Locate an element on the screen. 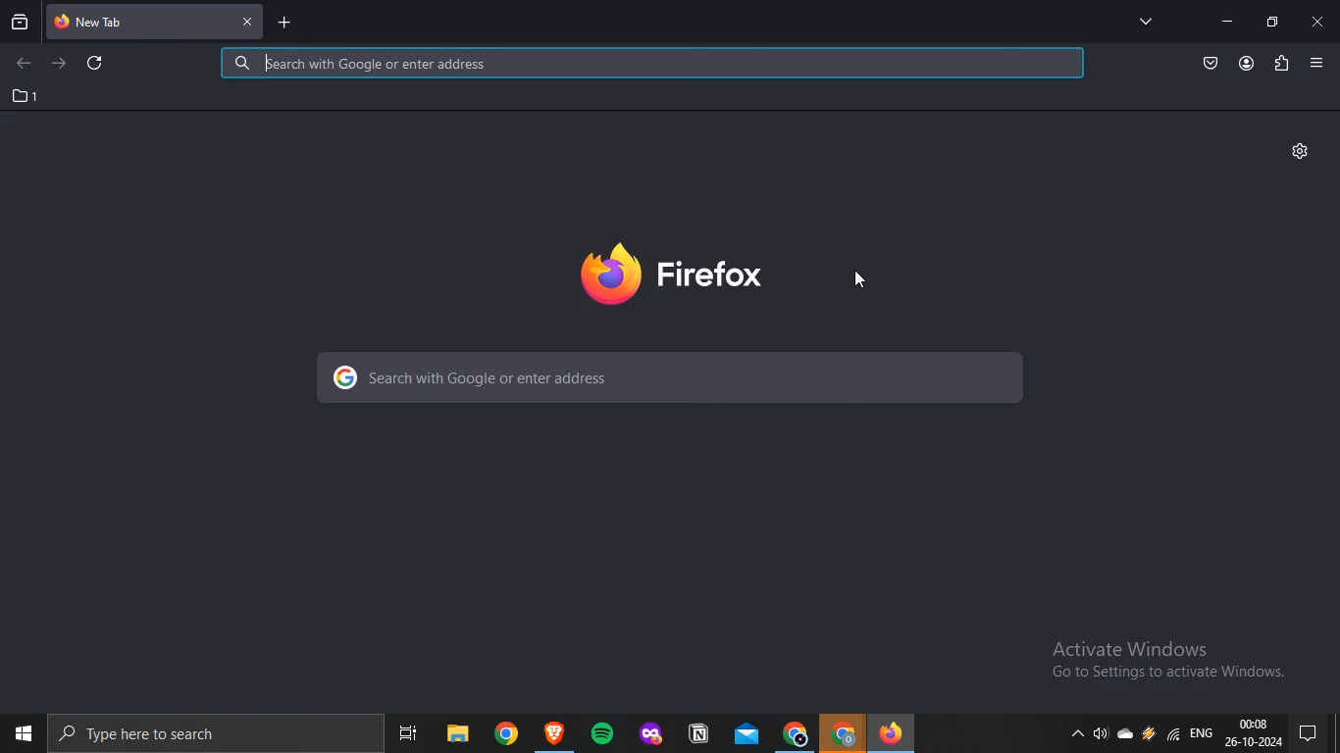 The height and width of the screenshot is (753, 1340). refresh is located at coordinates (96, 62).